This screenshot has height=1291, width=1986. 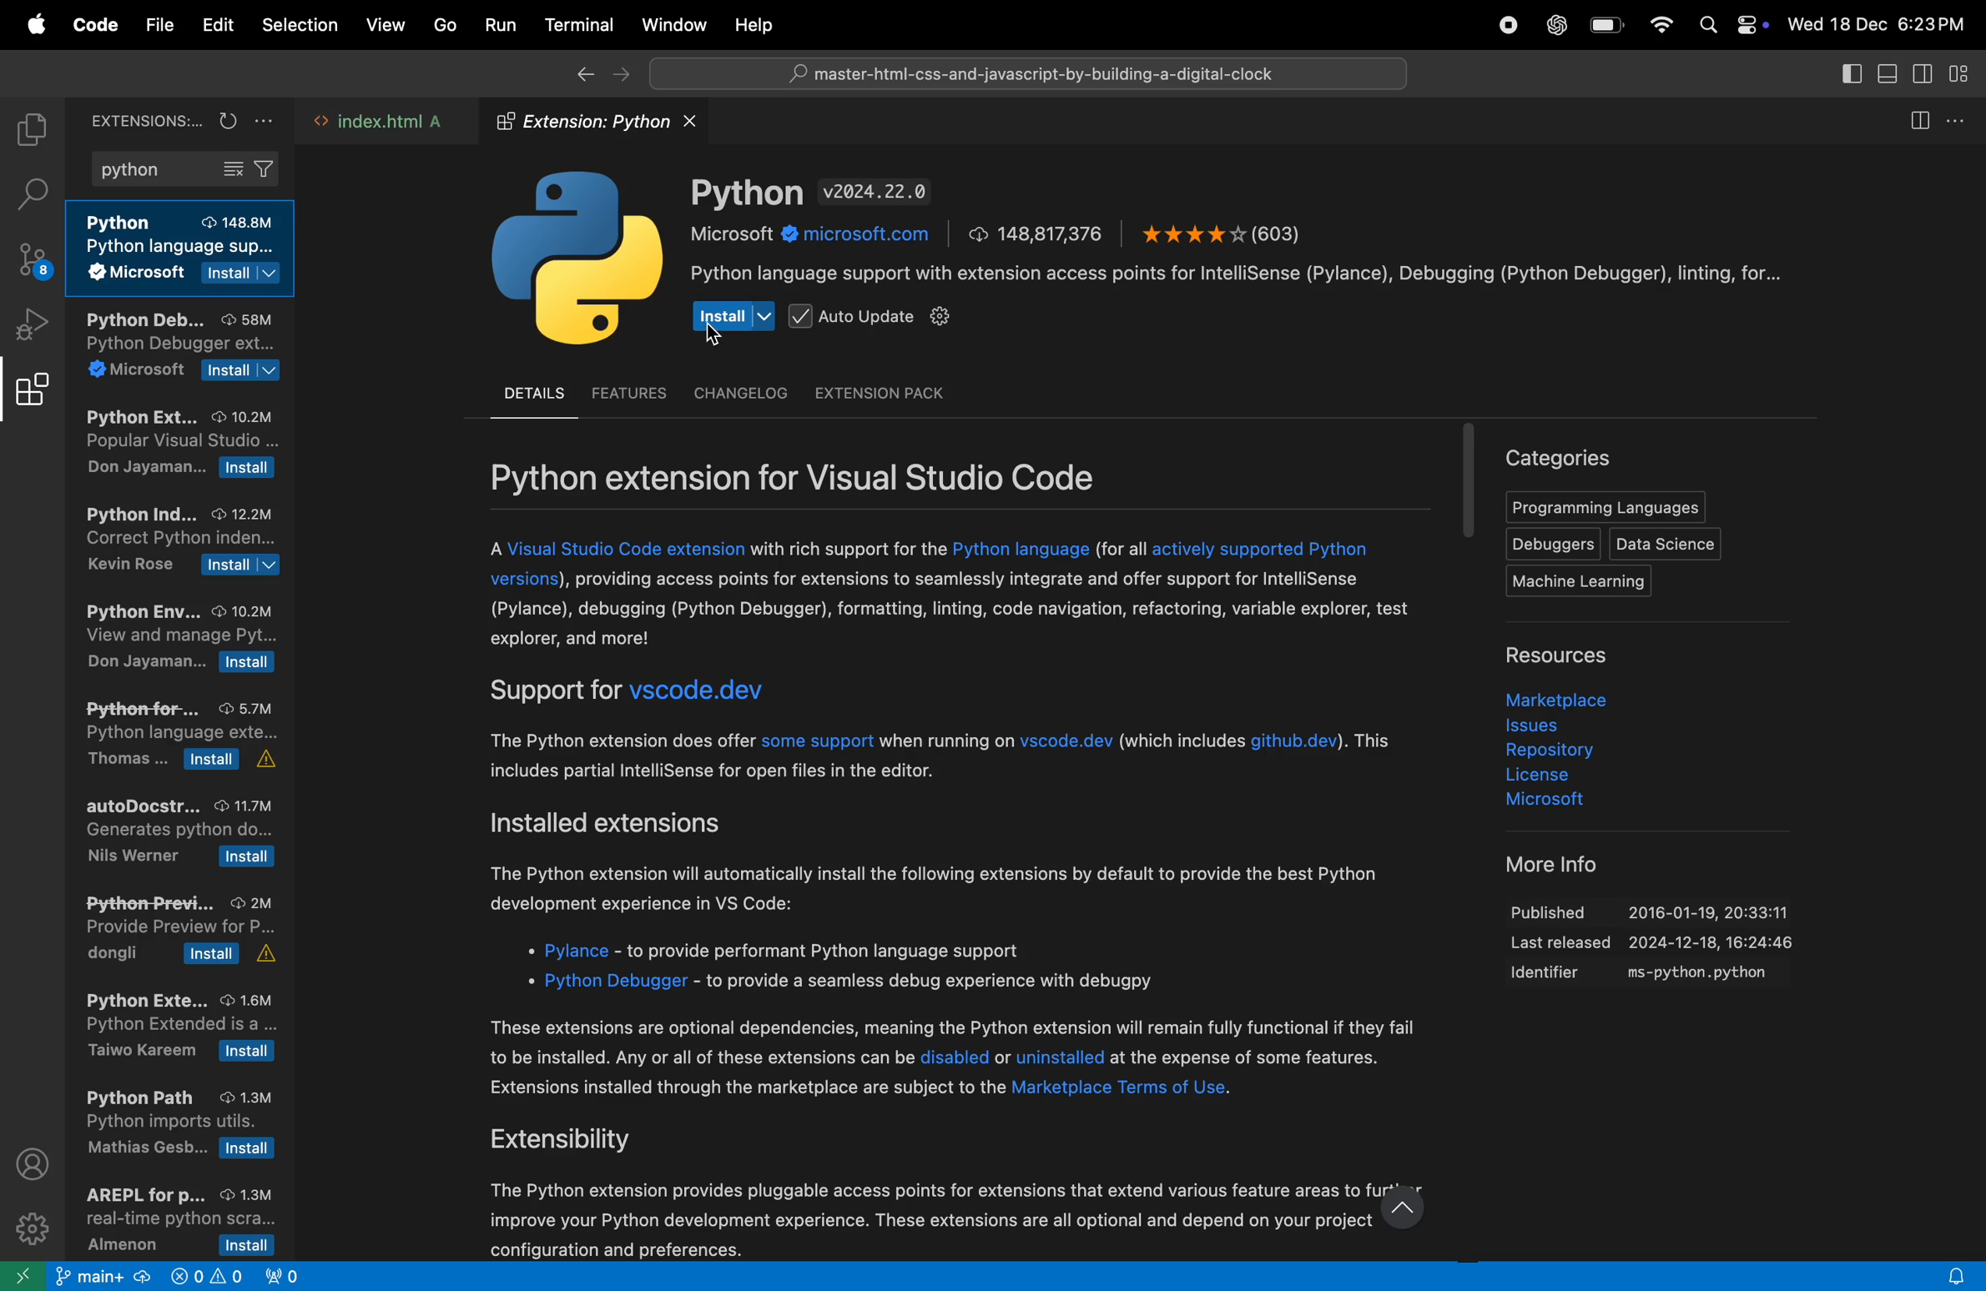 I want to click on python format, so click(x=185, y=739).